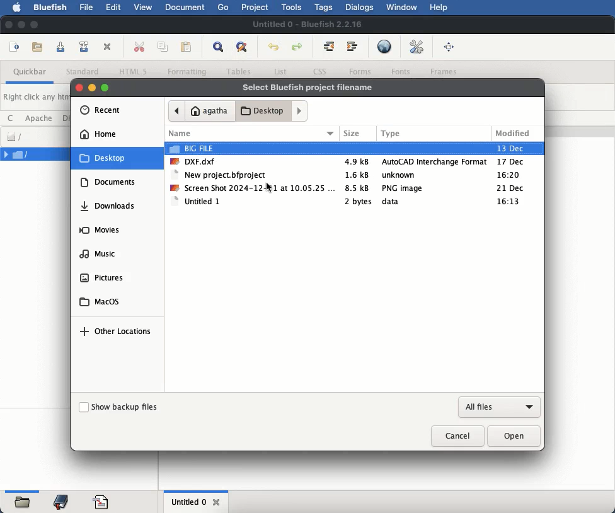 This screenshot has width=615, height=513. Describe the element at coordinates (164, 47) in the screenshot. I see `copy` at that location.